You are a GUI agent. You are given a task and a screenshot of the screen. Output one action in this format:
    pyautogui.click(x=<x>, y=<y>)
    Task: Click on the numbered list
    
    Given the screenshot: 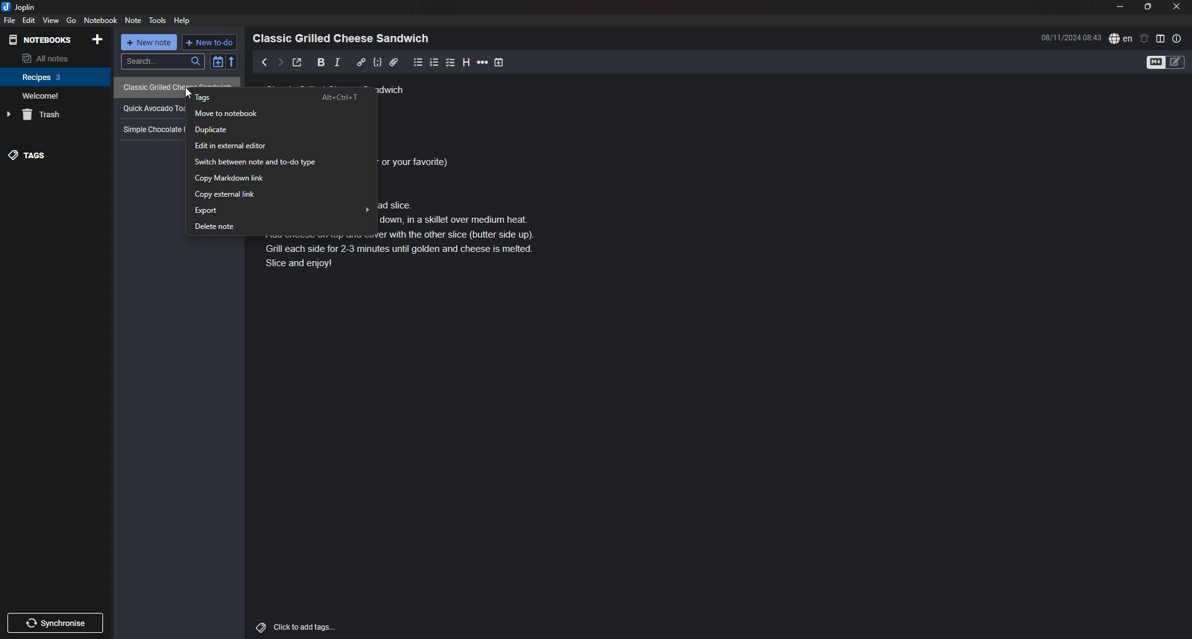 What is the action you would take?
    pyautogui.click(x=435, y=63)
    